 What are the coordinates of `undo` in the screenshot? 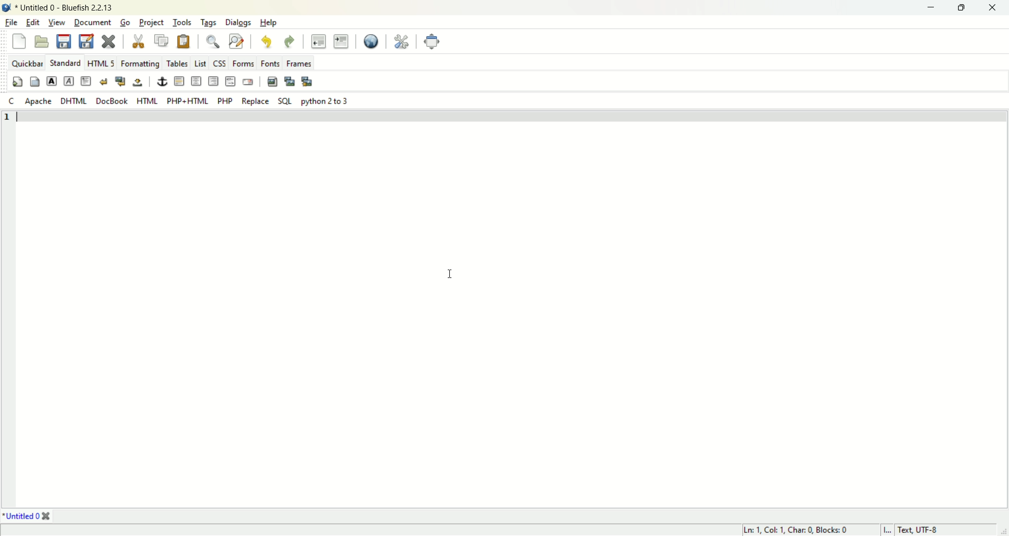 It's located at (266, 42).